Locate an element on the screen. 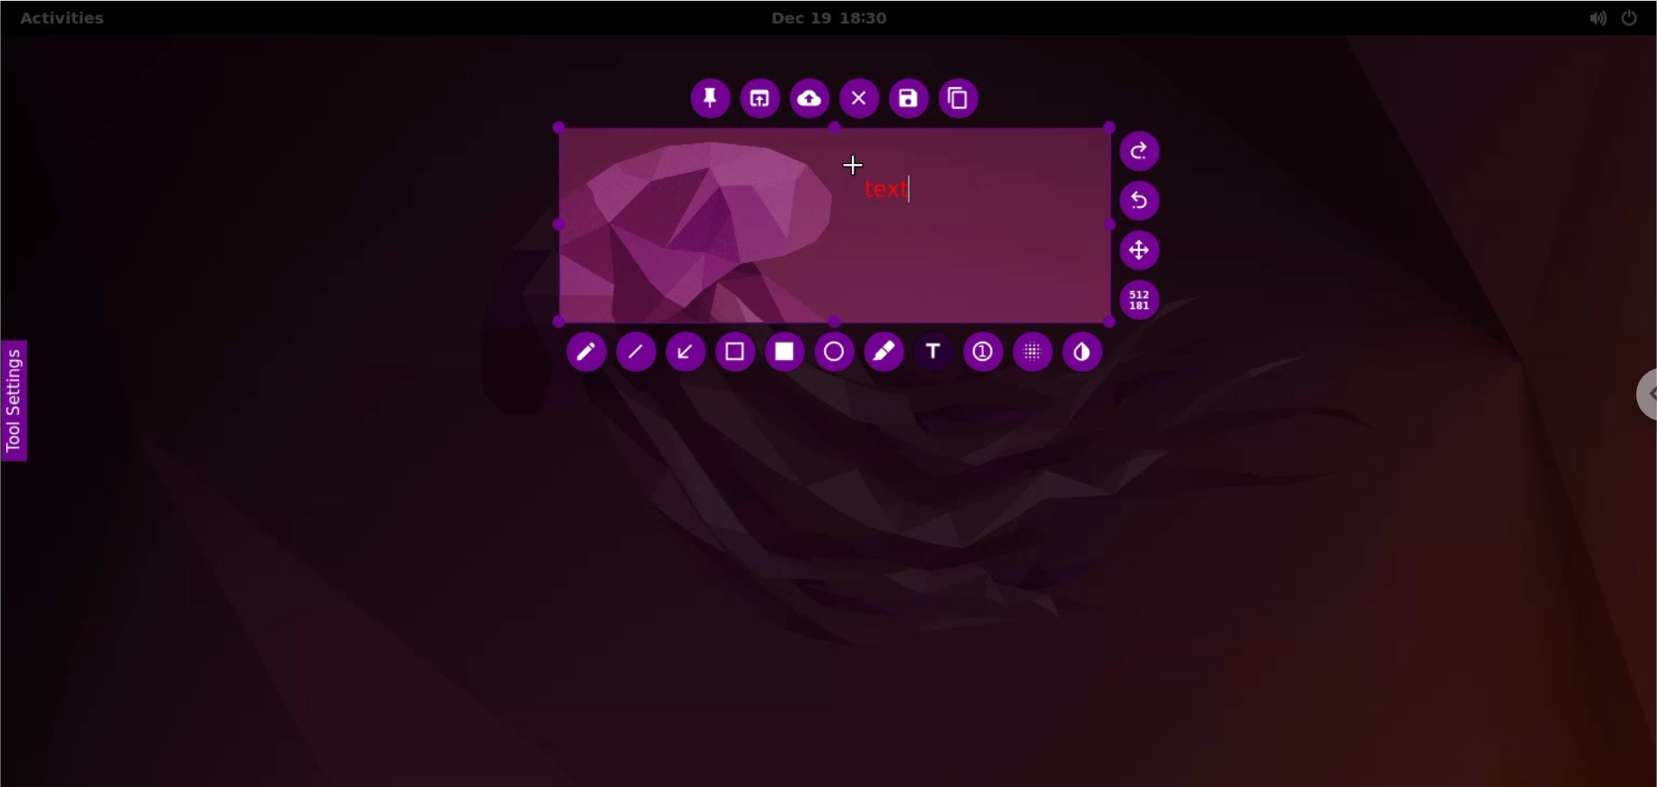  upload is located at coordinates (807, 99).